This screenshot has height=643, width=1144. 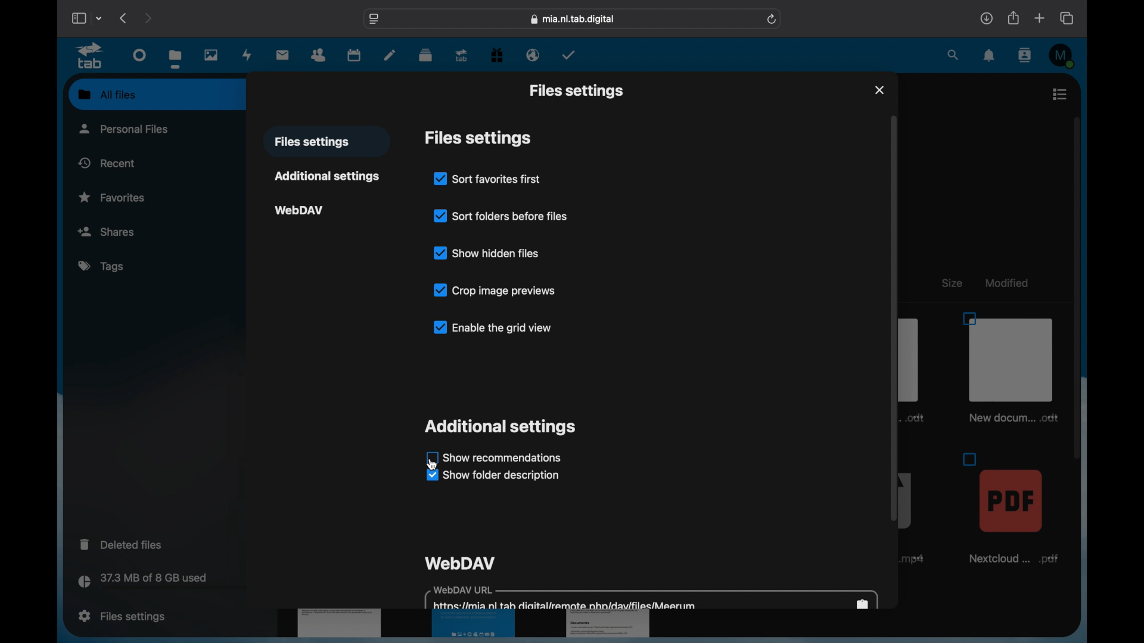 I want to click on previous, so click(x=123, y=18).